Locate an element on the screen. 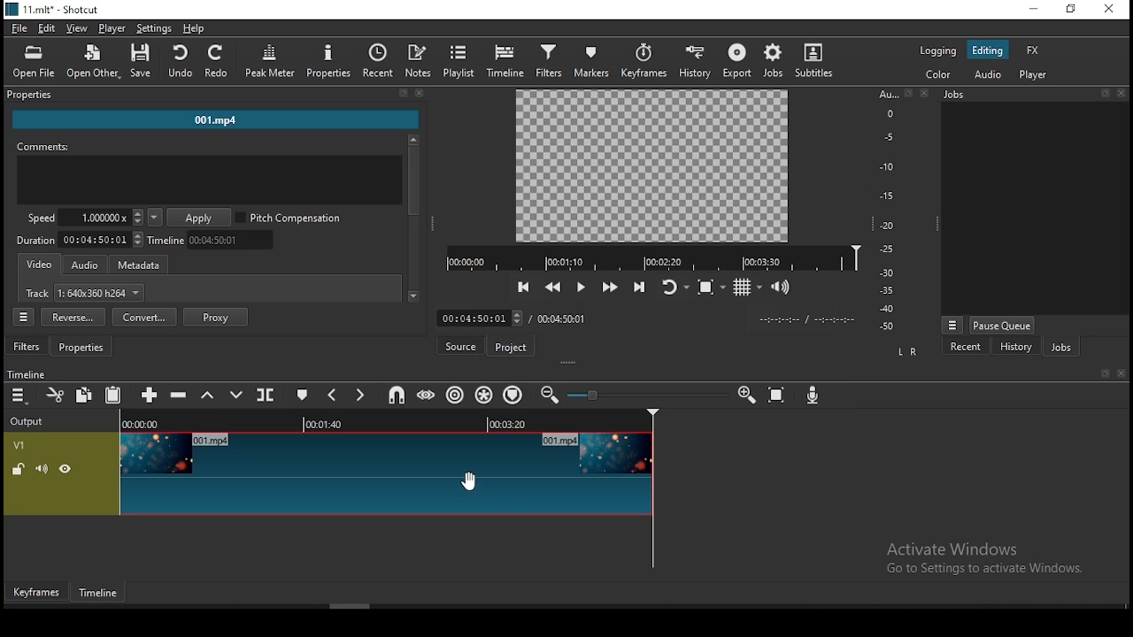 This screenshot has height=637, width=1133. close is located at coordinates (1121, 372).